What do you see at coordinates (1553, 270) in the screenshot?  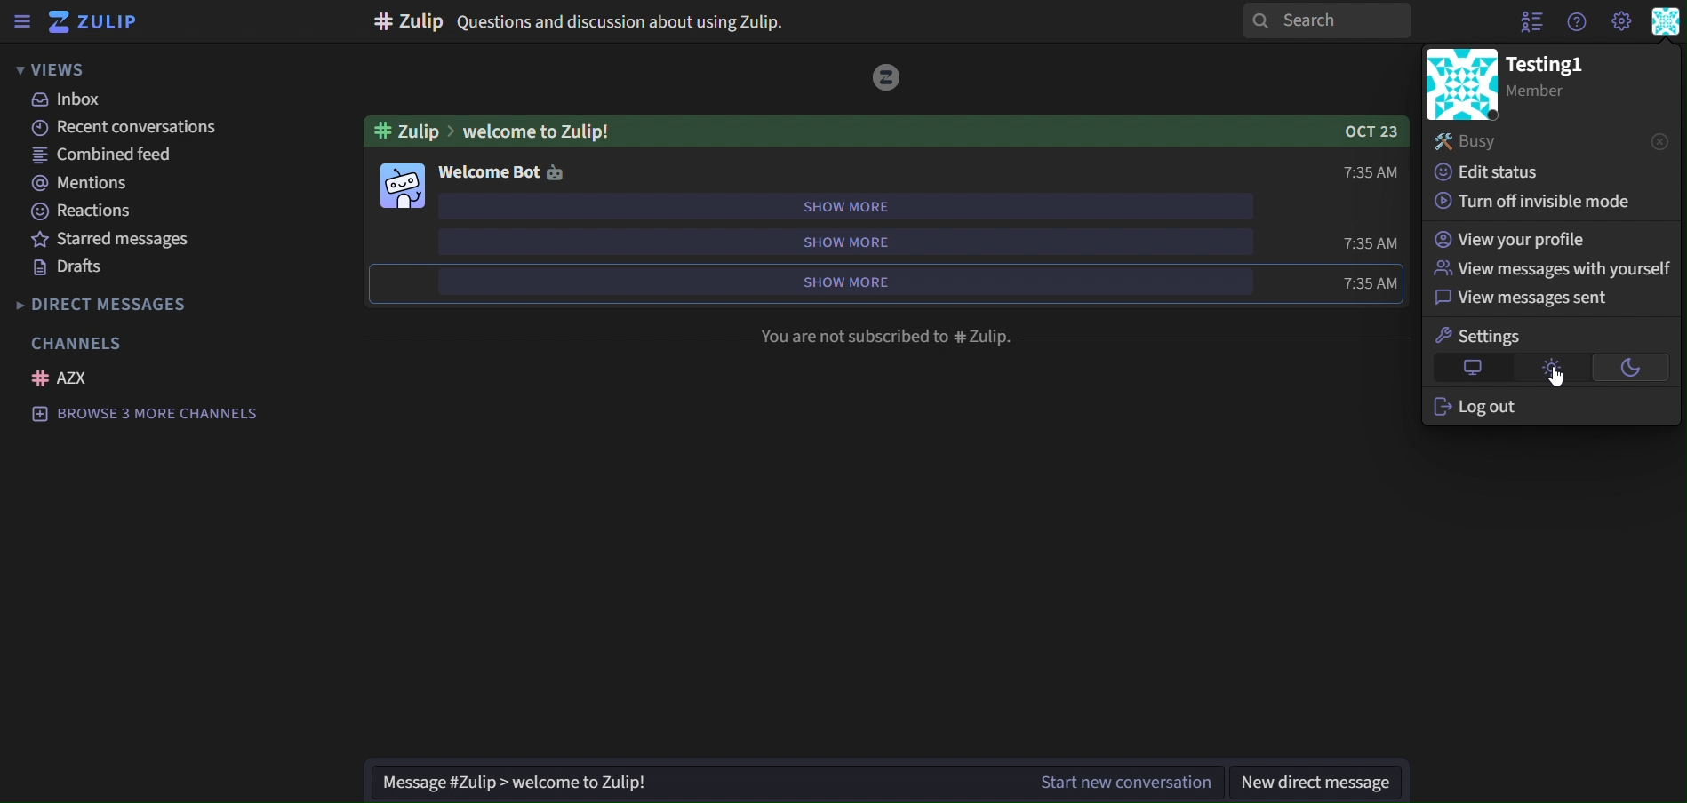 I see `view messages with yourself` at bounding box center [1553, 270].